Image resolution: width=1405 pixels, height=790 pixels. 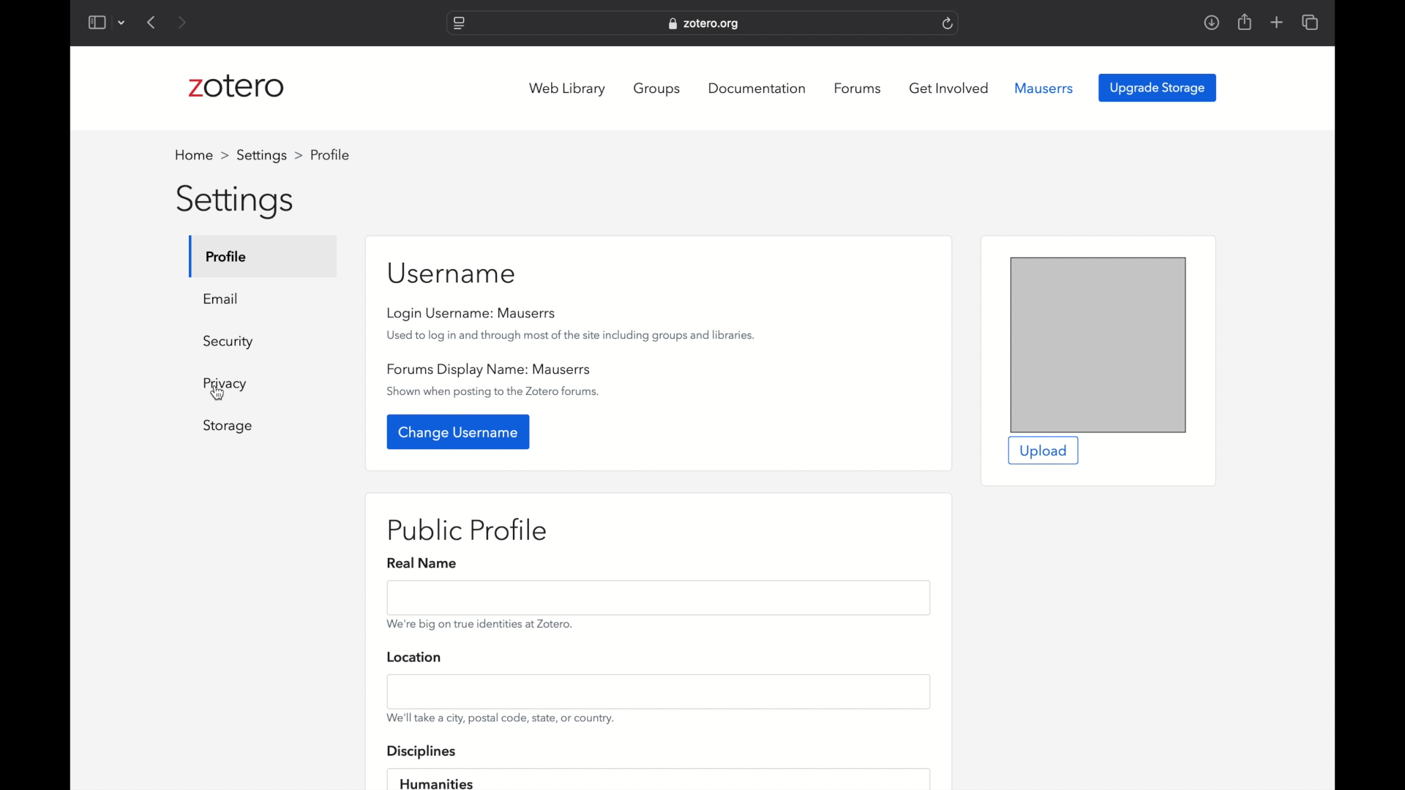 What do you see at coordinates (228, 426) in the screenshot?
I see `storage` at bounding box center [228, 426].